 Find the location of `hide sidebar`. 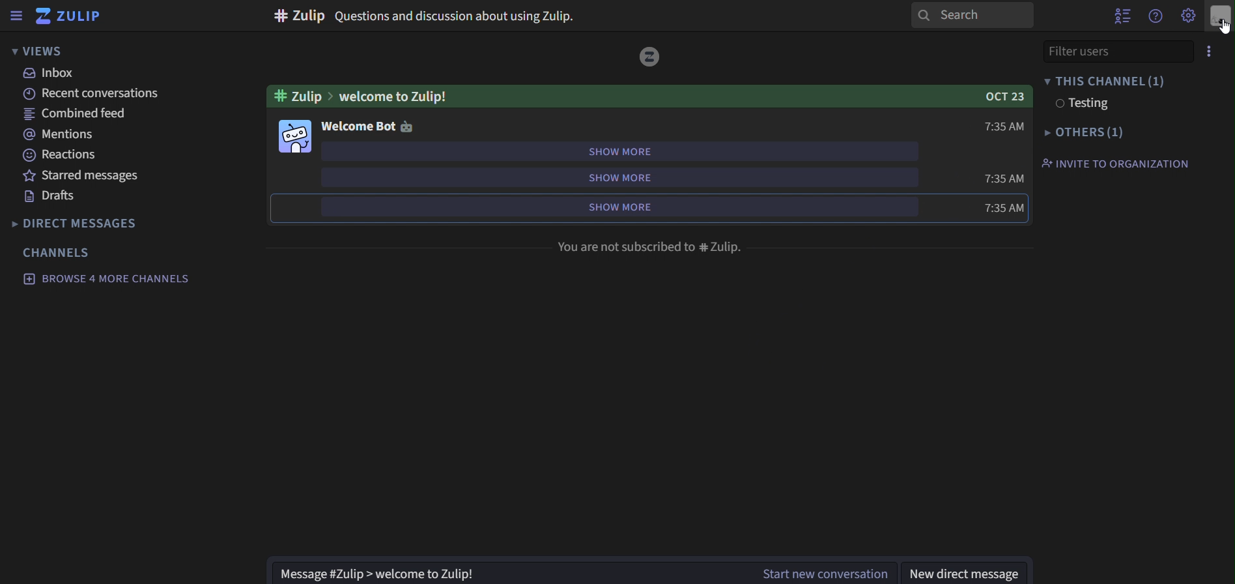

hide sidebar is located at coordinates (14, 18).